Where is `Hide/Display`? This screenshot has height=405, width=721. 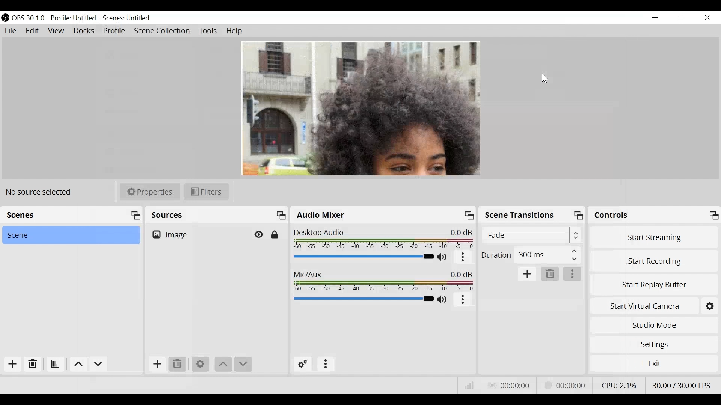
Hide/Display is located at coordinates (258, 234).